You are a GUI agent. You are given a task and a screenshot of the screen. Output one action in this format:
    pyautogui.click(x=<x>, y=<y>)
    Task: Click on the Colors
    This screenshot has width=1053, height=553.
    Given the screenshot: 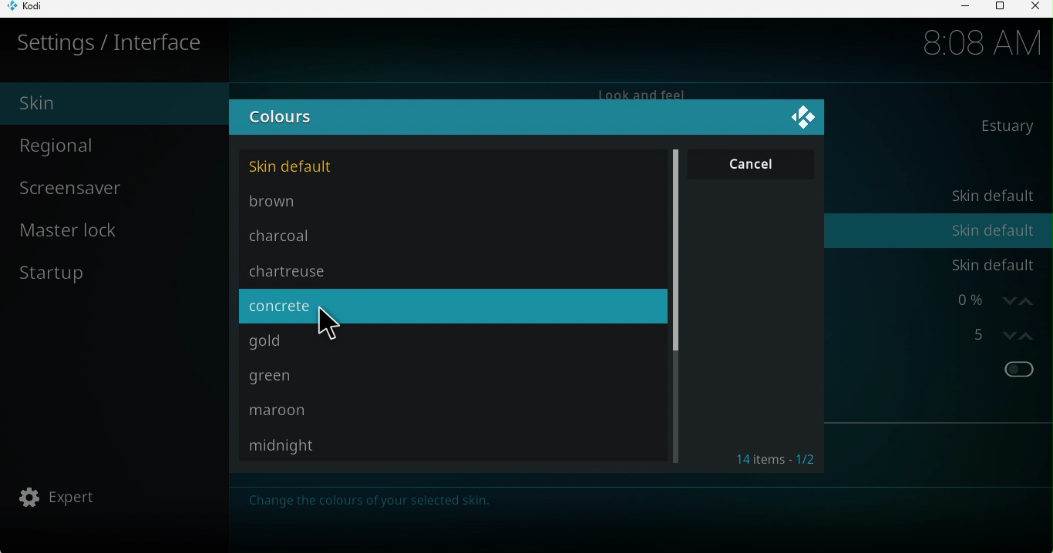 What is the action you would take?
    pyautogui.click(x=939, y=230)
    